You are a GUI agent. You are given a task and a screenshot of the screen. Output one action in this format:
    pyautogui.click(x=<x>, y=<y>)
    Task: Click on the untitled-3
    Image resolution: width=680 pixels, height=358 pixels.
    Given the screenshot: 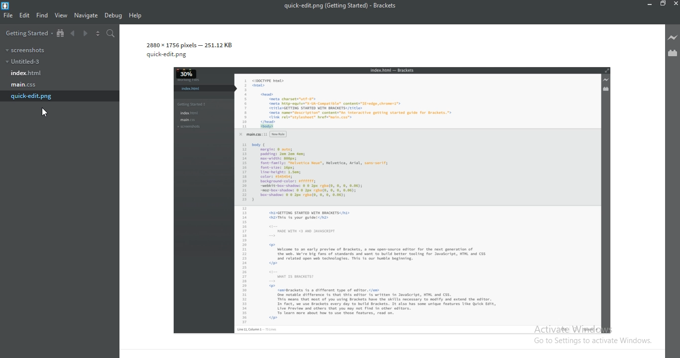 What is the action you would take?
    pyautogui.click(x=22, y=61)
    